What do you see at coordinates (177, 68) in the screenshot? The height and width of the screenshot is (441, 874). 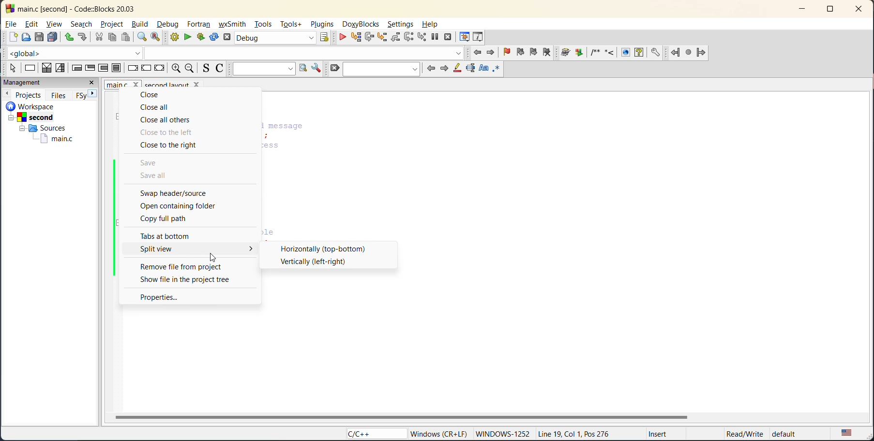 I see `zoom in` at bounding box center [177, 68].